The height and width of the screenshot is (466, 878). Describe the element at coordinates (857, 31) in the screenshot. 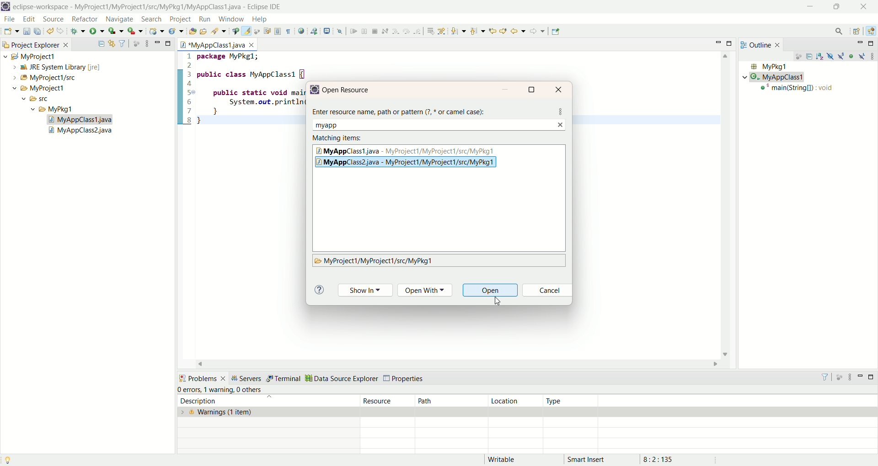

I see `open perspective` at that location.